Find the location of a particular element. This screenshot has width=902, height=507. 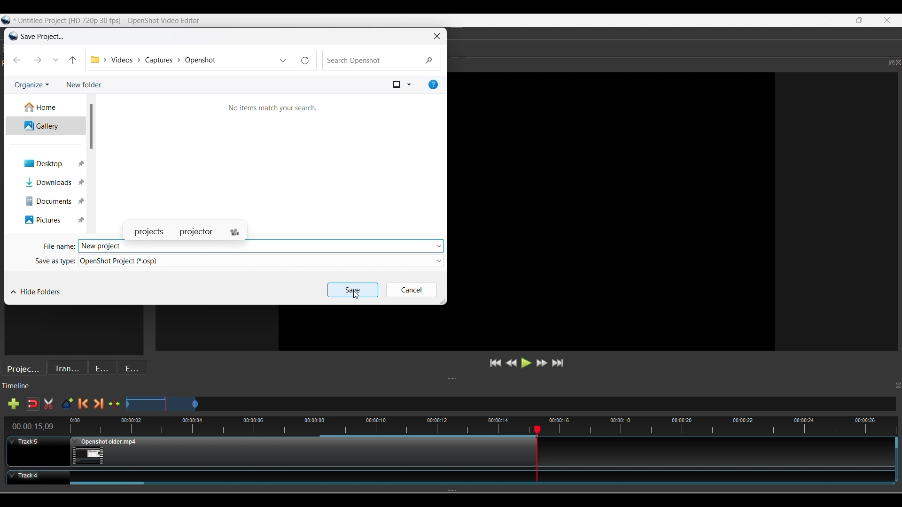

Emojis is located at coordinates (132, 367).